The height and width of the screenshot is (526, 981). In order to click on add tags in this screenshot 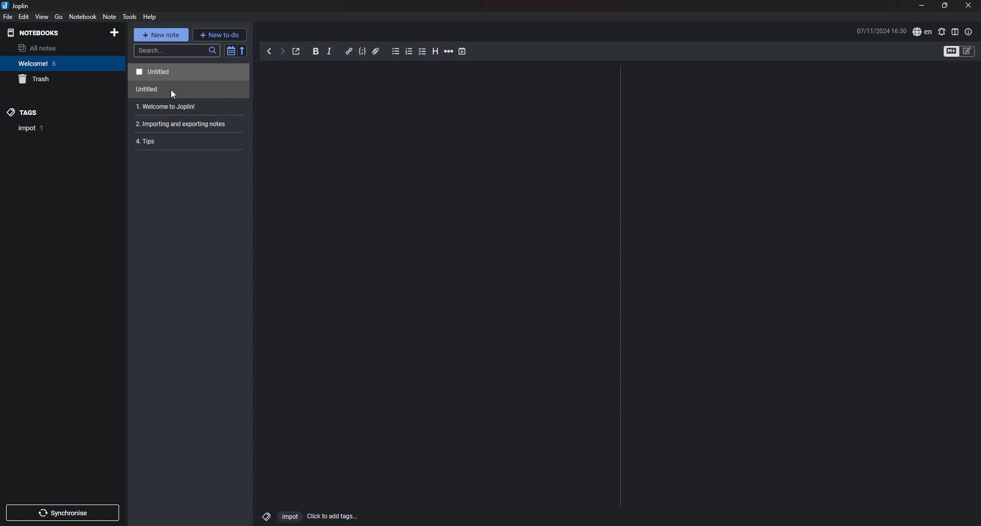, I will do `click(333, 516)`.